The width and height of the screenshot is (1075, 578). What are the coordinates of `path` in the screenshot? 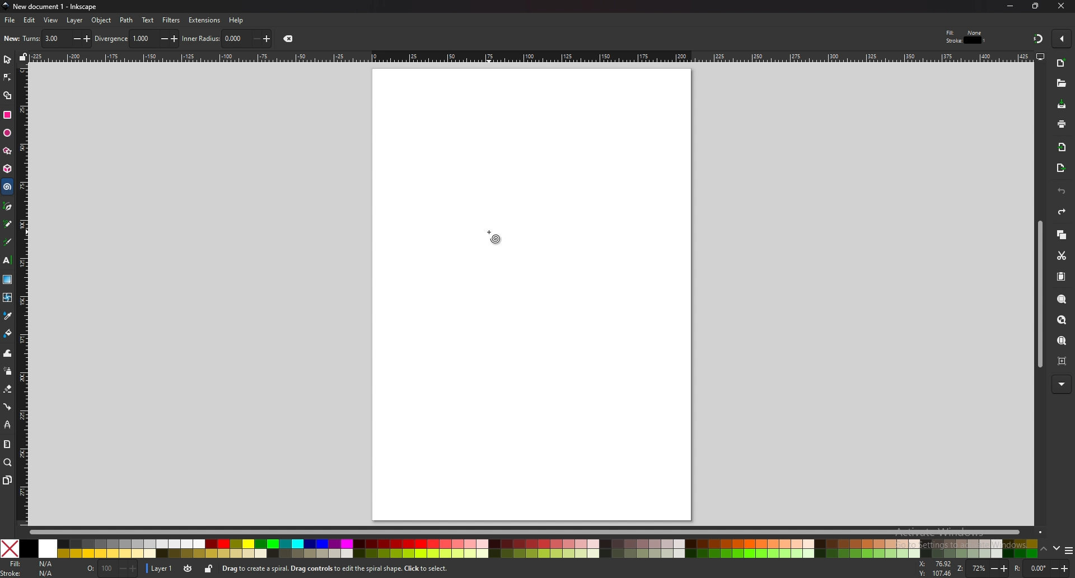 It's located at (127, 20).